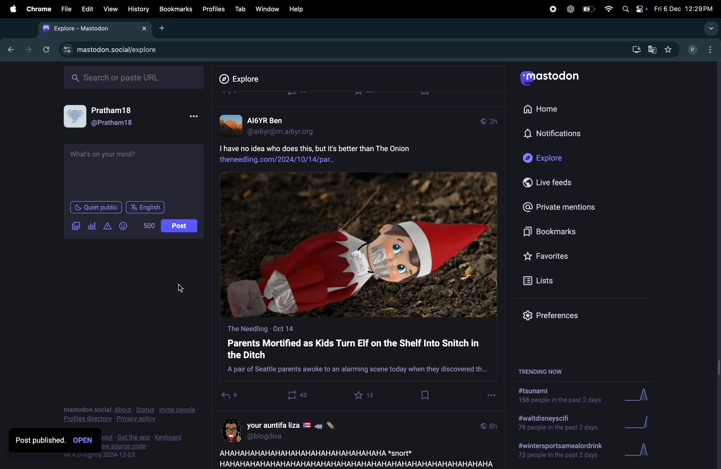 This screenshot has height=469, width=721. I want to click on trending now, so click(548, 371).